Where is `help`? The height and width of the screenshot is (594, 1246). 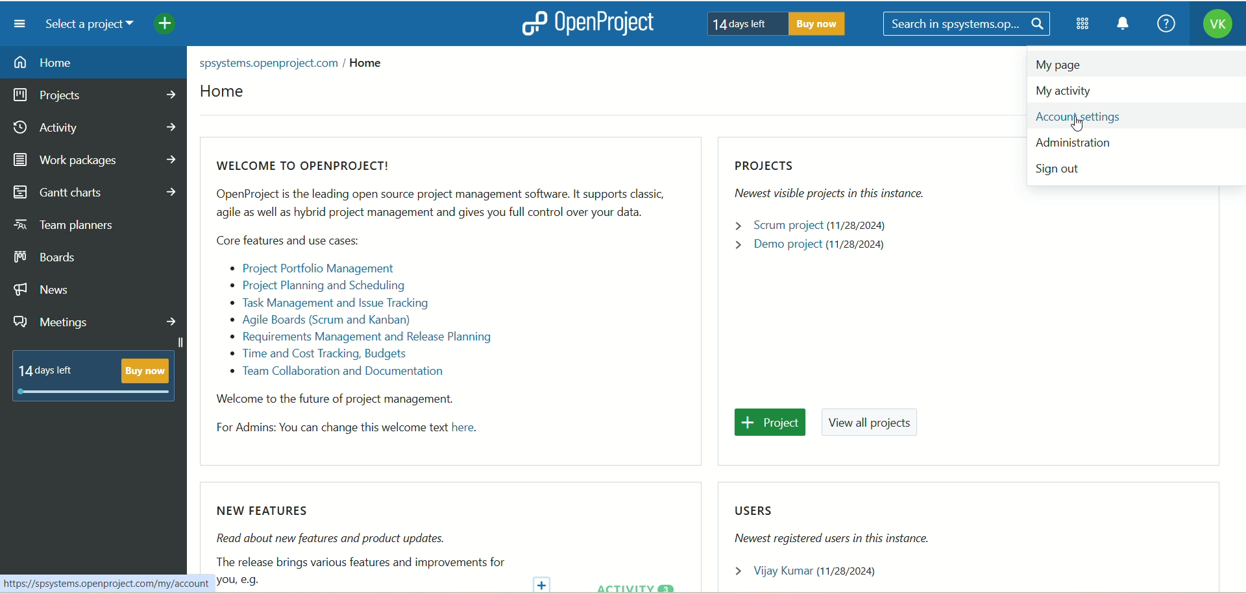 help is located at coordinates (1162, 25).